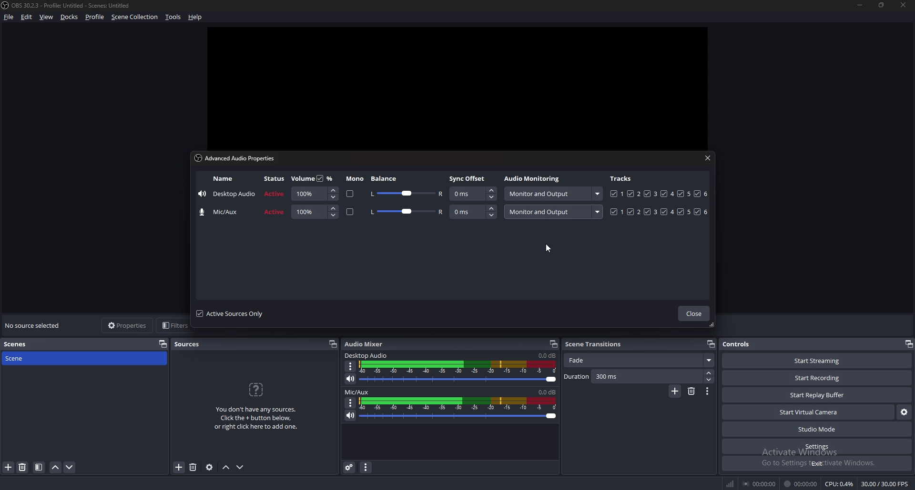 This screenshot has width=915, height=490. I want to click on audio mixer, so click(367, 344).